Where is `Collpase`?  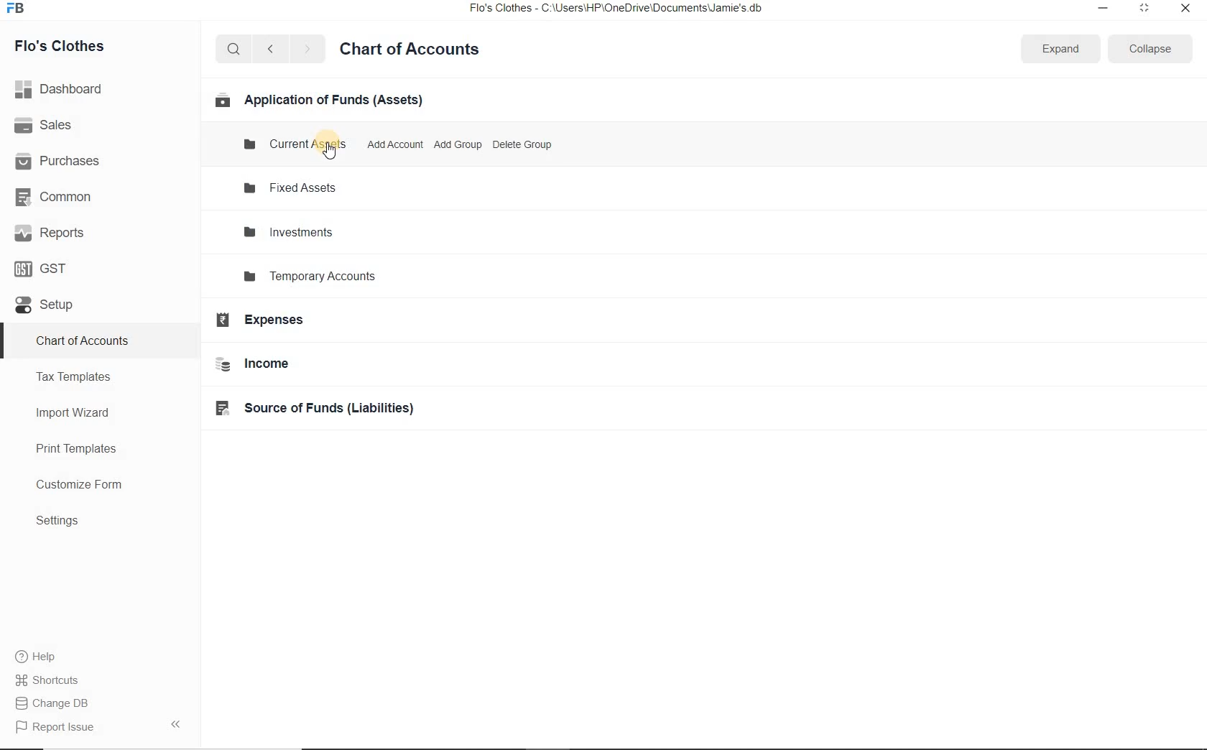 Collpase is located at coordinates (175, 723).